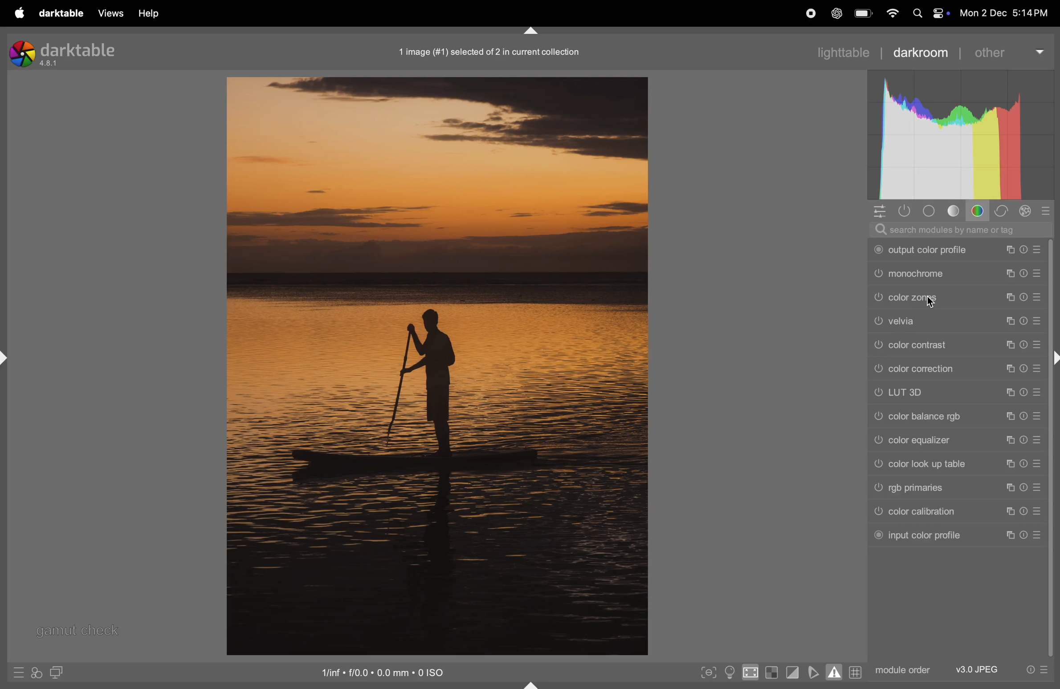 The height and width of the screenshot is (689, 1060). Describe the element at coordinates (925, 298) in the screenshot. I see `color zones` at that location.